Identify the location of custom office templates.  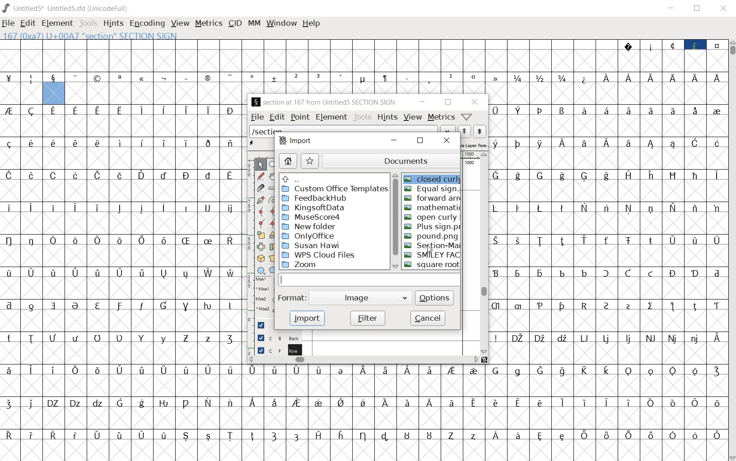
(335, 189).